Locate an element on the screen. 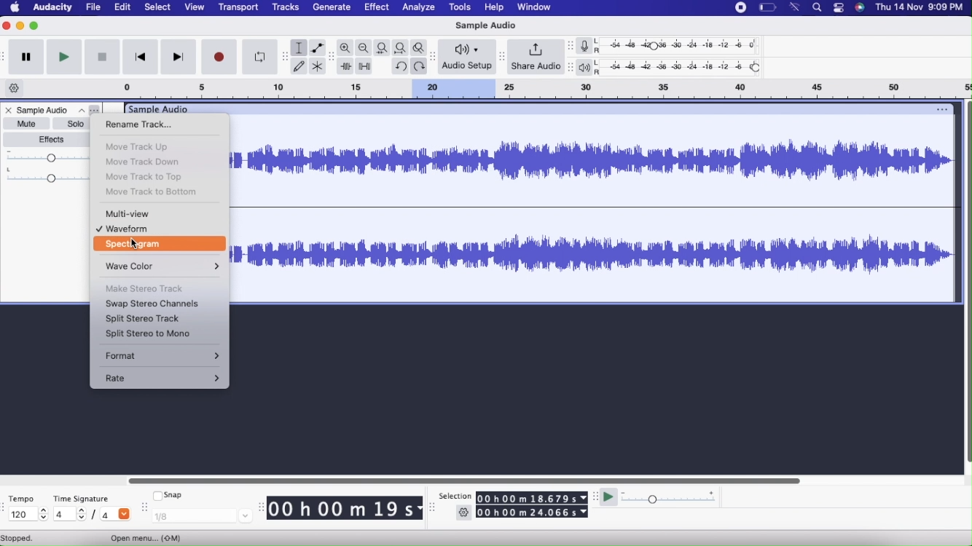  Time Signature is located at coordinates (81, 498).